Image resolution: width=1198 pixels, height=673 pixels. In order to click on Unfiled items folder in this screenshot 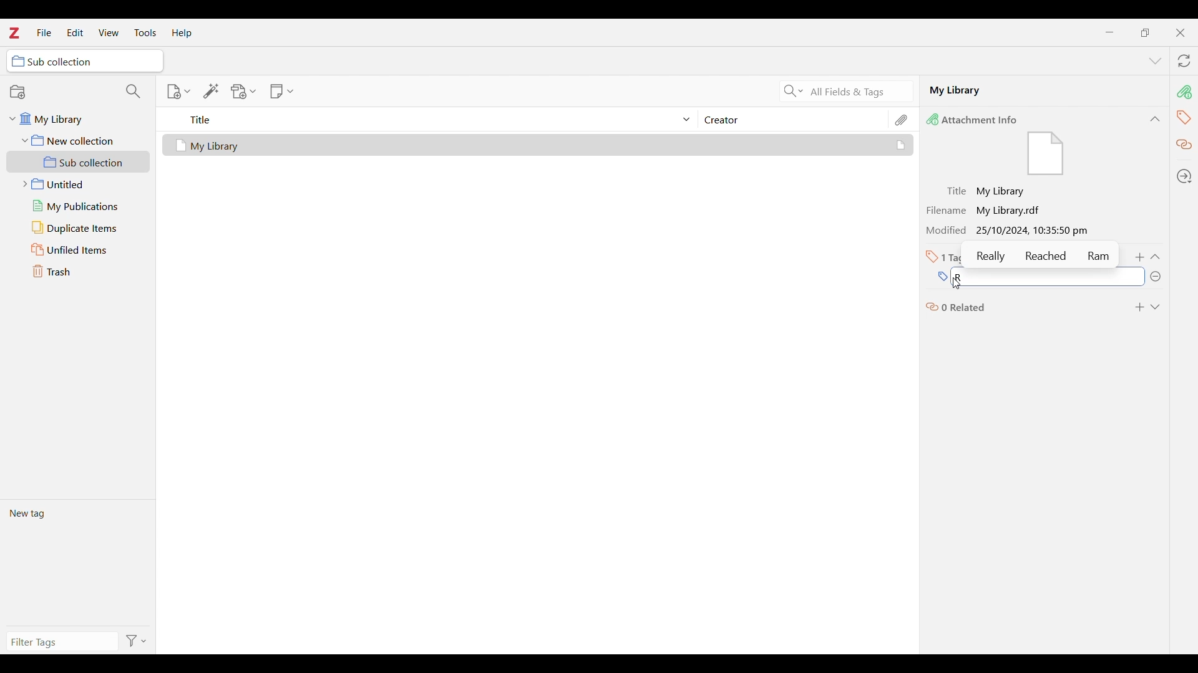, I will do `click(78, 249)`.